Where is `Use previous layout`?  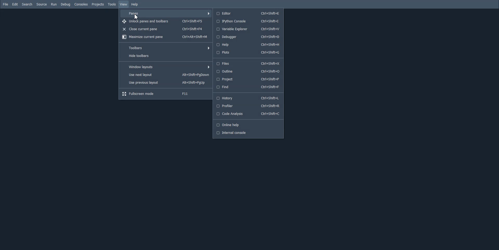
Use previous layout is located at coordinates (166, 82).